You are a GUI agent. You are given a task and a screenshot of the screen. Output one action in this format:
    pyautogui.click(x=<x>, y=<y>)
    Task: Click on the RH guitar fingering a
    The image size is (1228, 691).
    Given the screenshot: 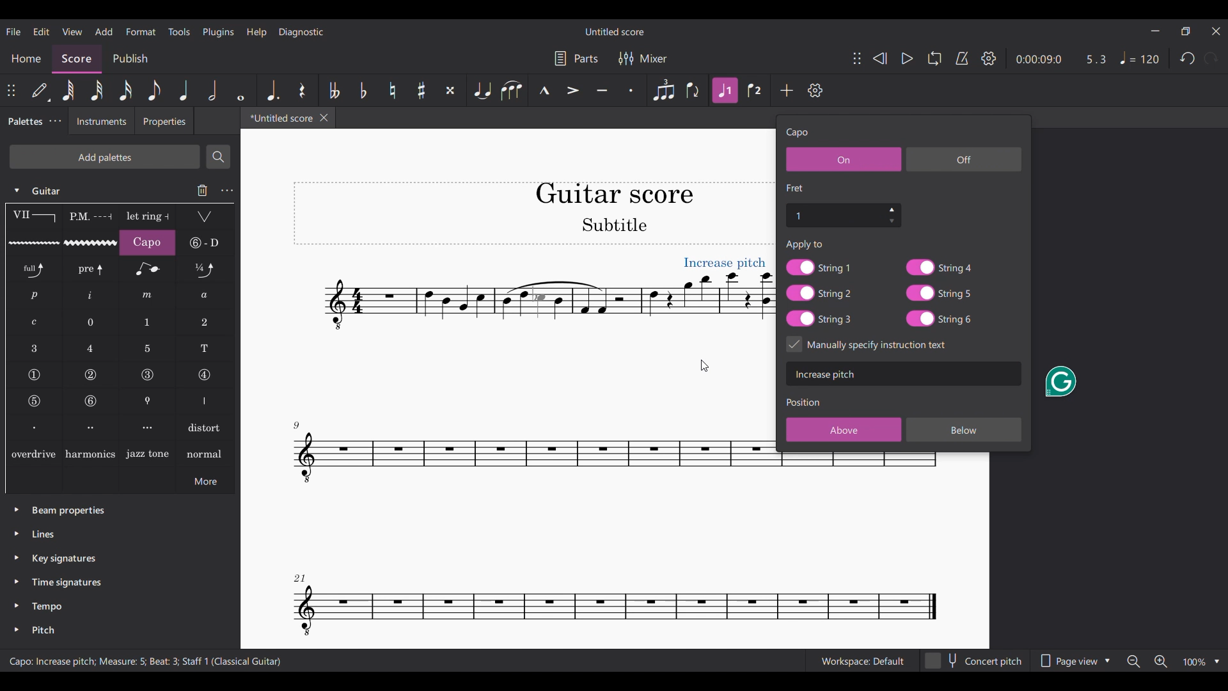 What is the action you would take?
    pyautogui.click(x=205, y=296)
    